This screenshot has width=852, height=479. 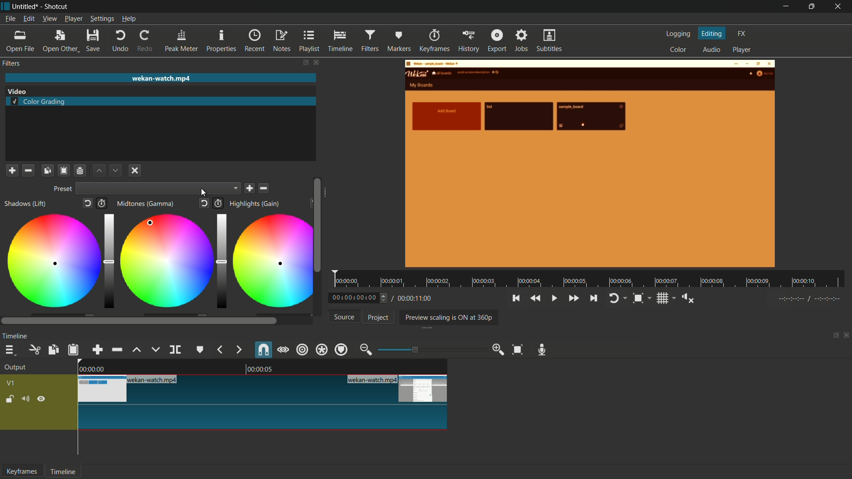 What do you see at coordinates (151, 222) in the screenshot?
I see `cursor` at bounding box center [151, 222].